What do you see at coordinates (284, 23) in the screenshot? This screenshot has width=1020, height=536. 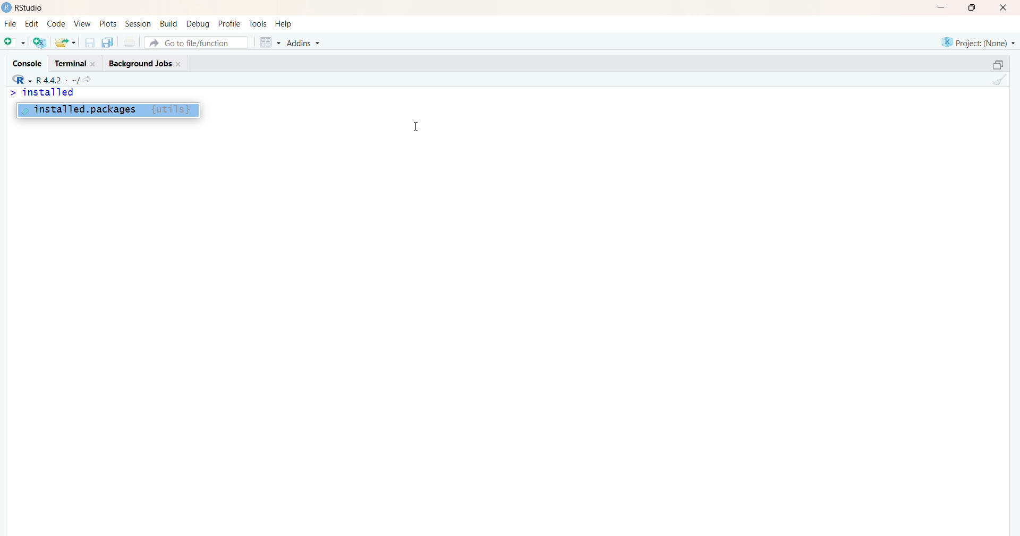 I see `help` at bounding box center [284, 23].